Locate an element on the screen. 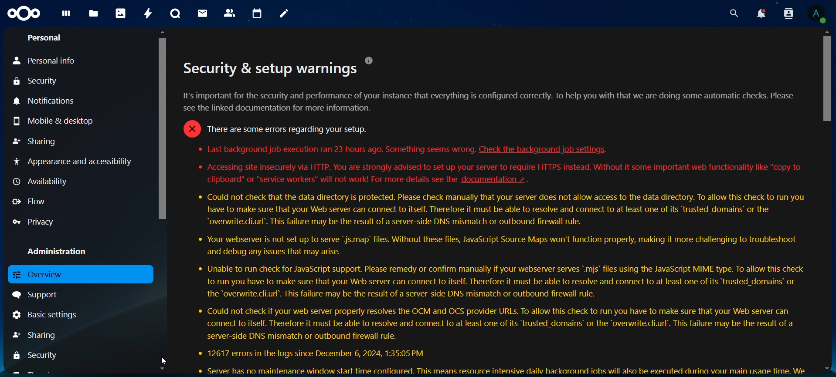 This screenshot has height=377, width=836. Scrollbar is located at coordinates (825, 202).